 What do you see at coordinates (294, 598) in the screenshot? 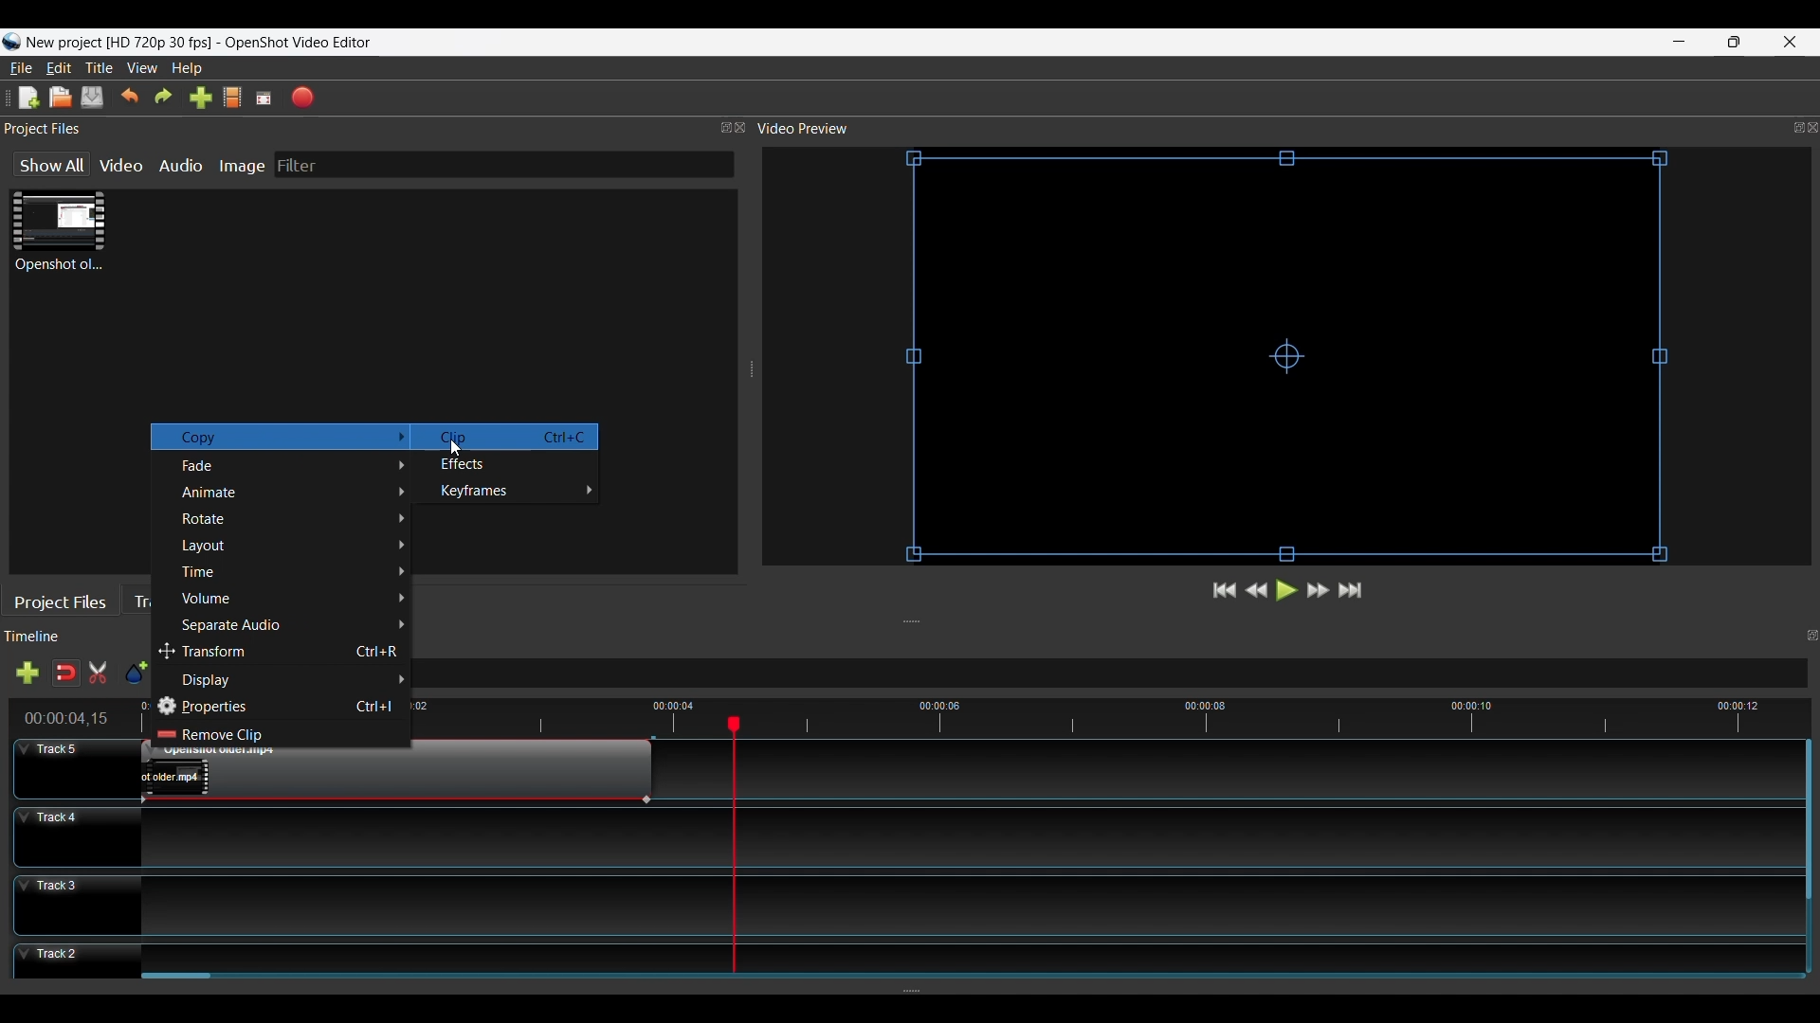
I see `Volume` at bounding box center [294, 598].